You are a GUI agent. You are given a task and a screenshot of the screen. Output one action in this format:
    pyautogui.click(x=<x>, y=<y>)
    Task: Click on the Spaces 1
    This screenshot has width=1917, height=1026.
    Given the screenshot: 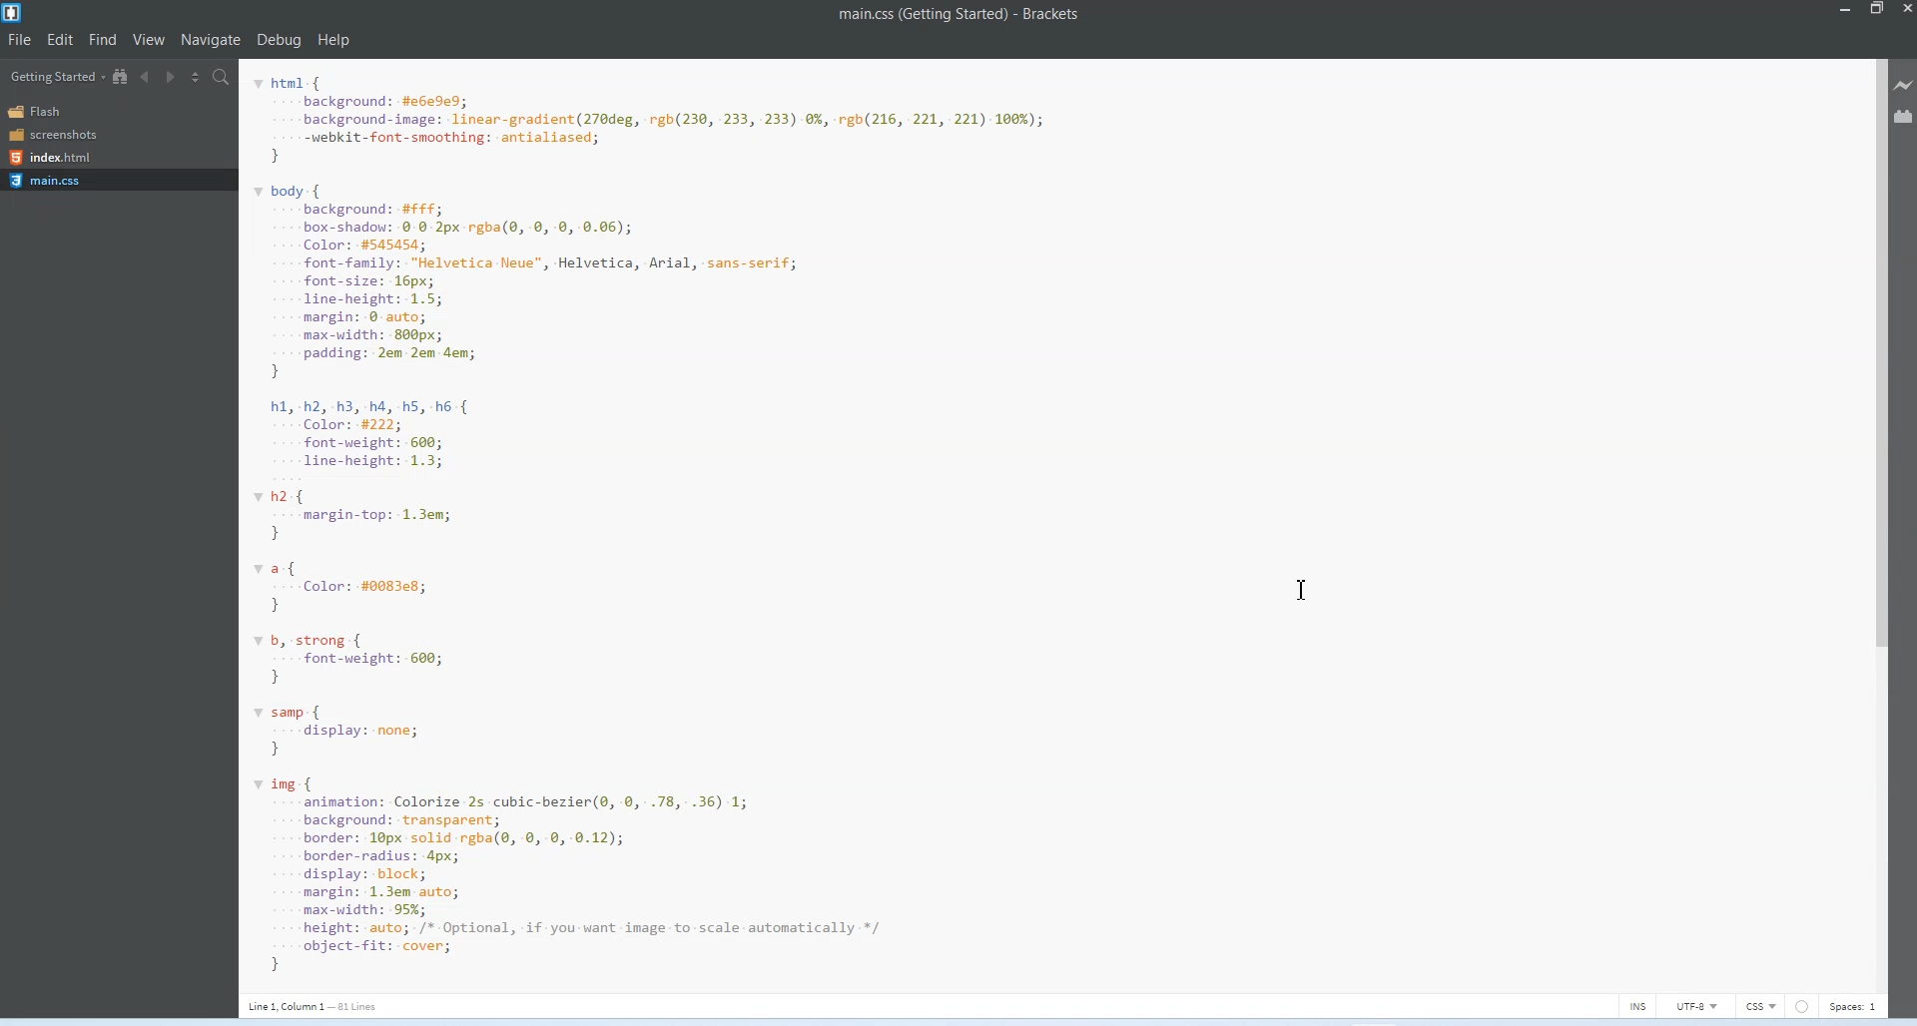 What is the action you would take?
    pyautogui.click(x=1858, y=1006)
    